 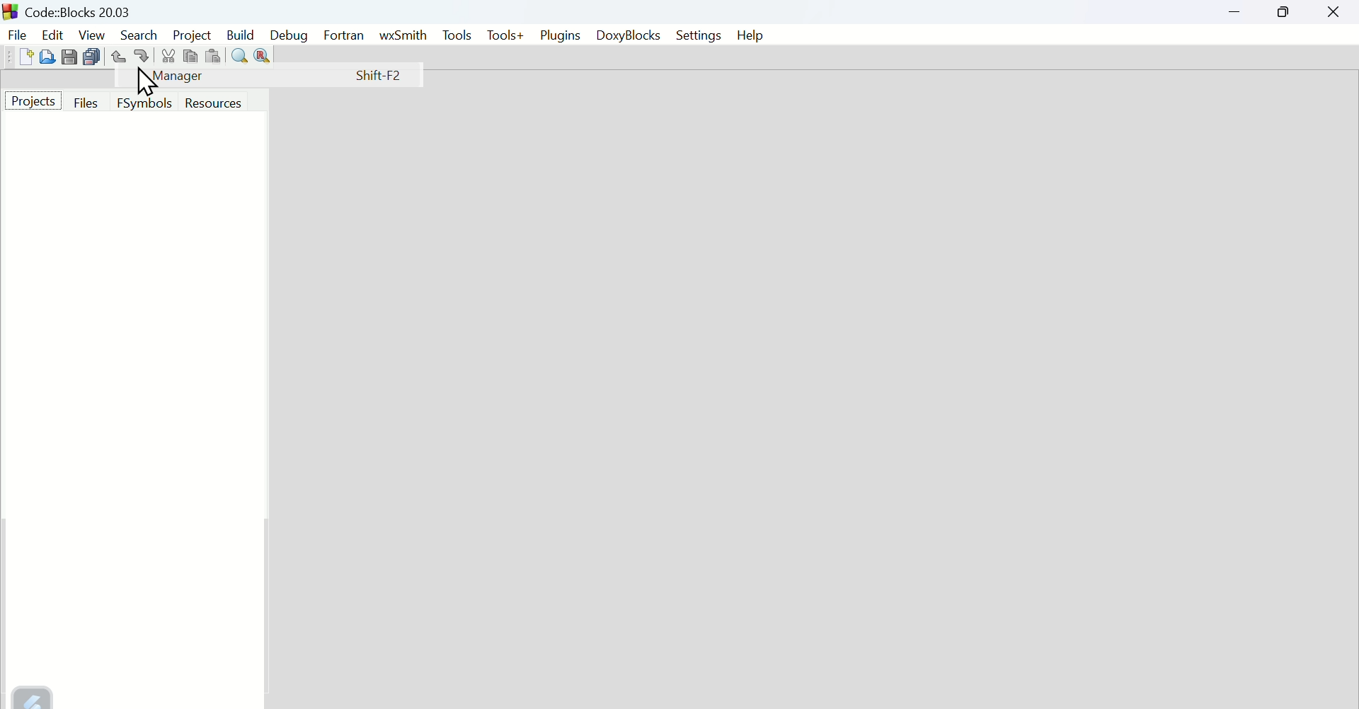 I want to click on Tools, so click(x=454, y=36).